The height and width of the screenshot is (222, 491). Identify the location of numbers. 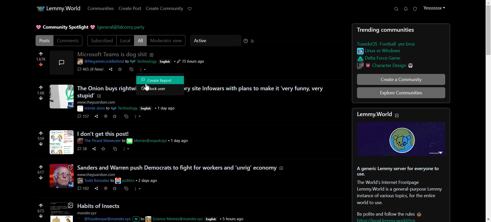
(41, 59).